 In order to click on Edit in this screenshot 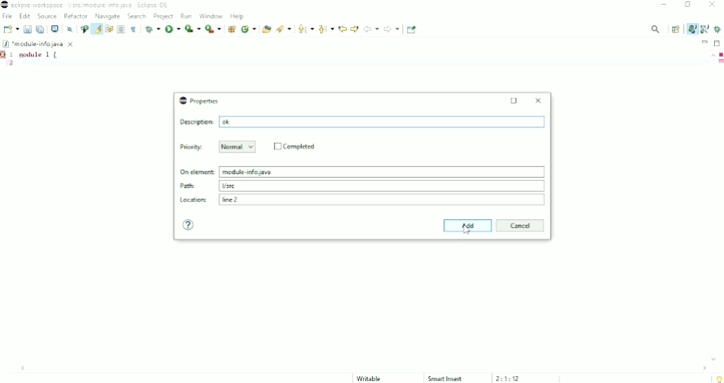, I will do `click(25, 16)`.